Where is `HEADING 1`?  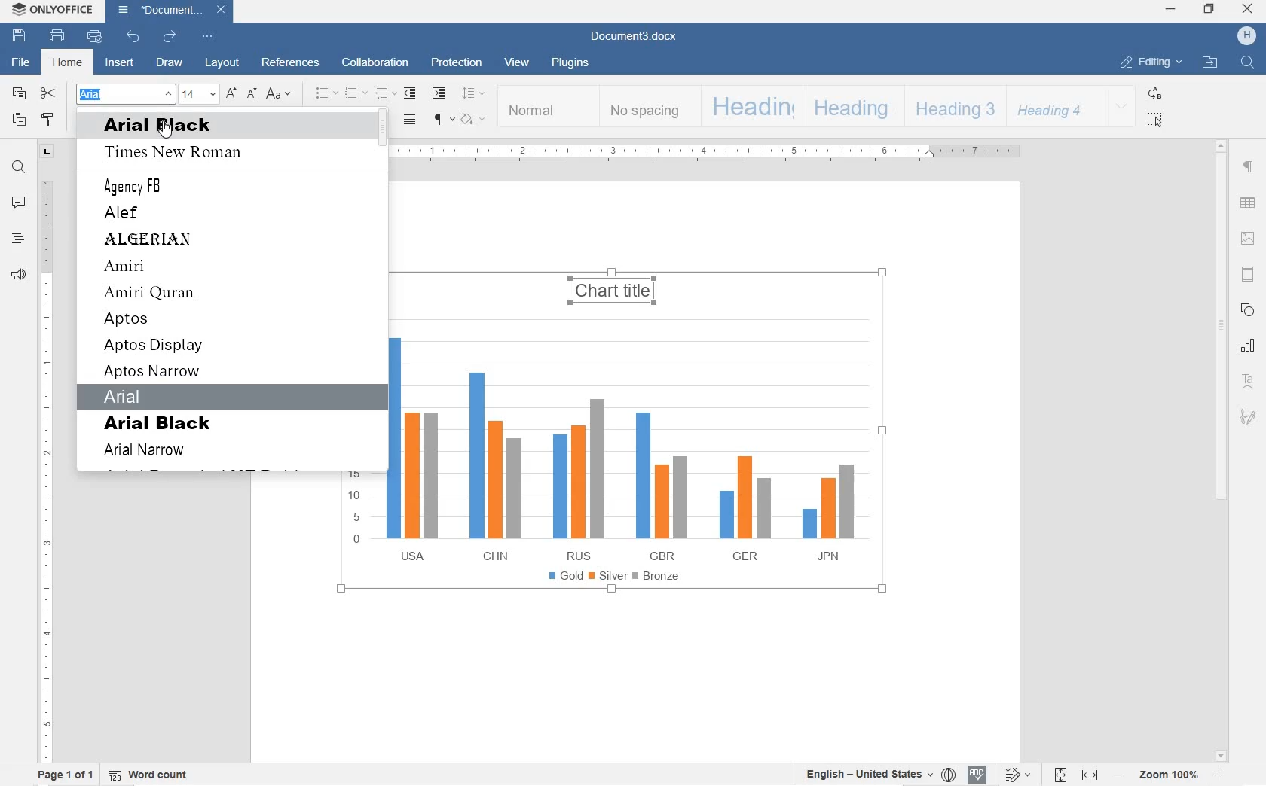 HEADING 1 is located at coordinates (749, 107).